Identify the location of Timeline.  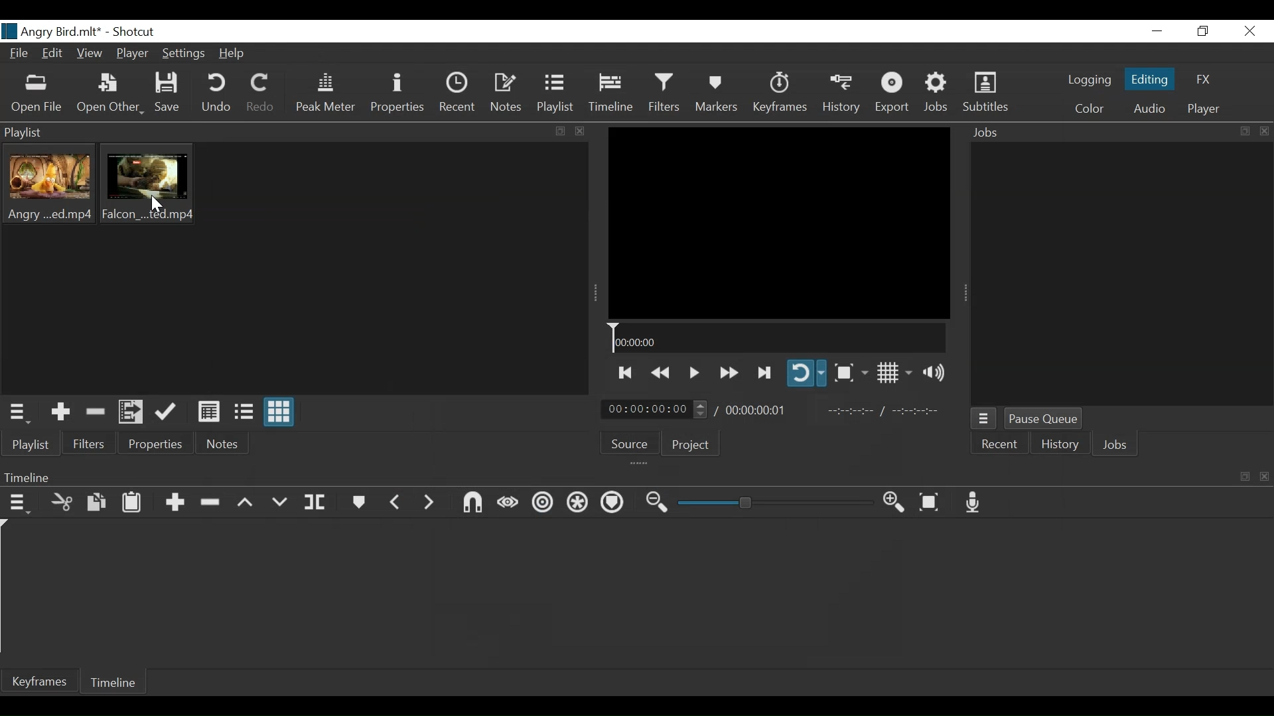
(775, 339).